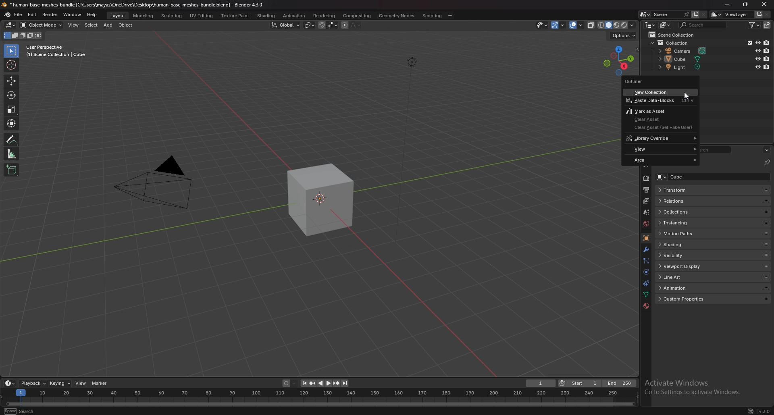 The height and width of the screenshot is (415, 774). Describe the element at coordinates (686, 176) in the screenshot. I see `cube` at that location.